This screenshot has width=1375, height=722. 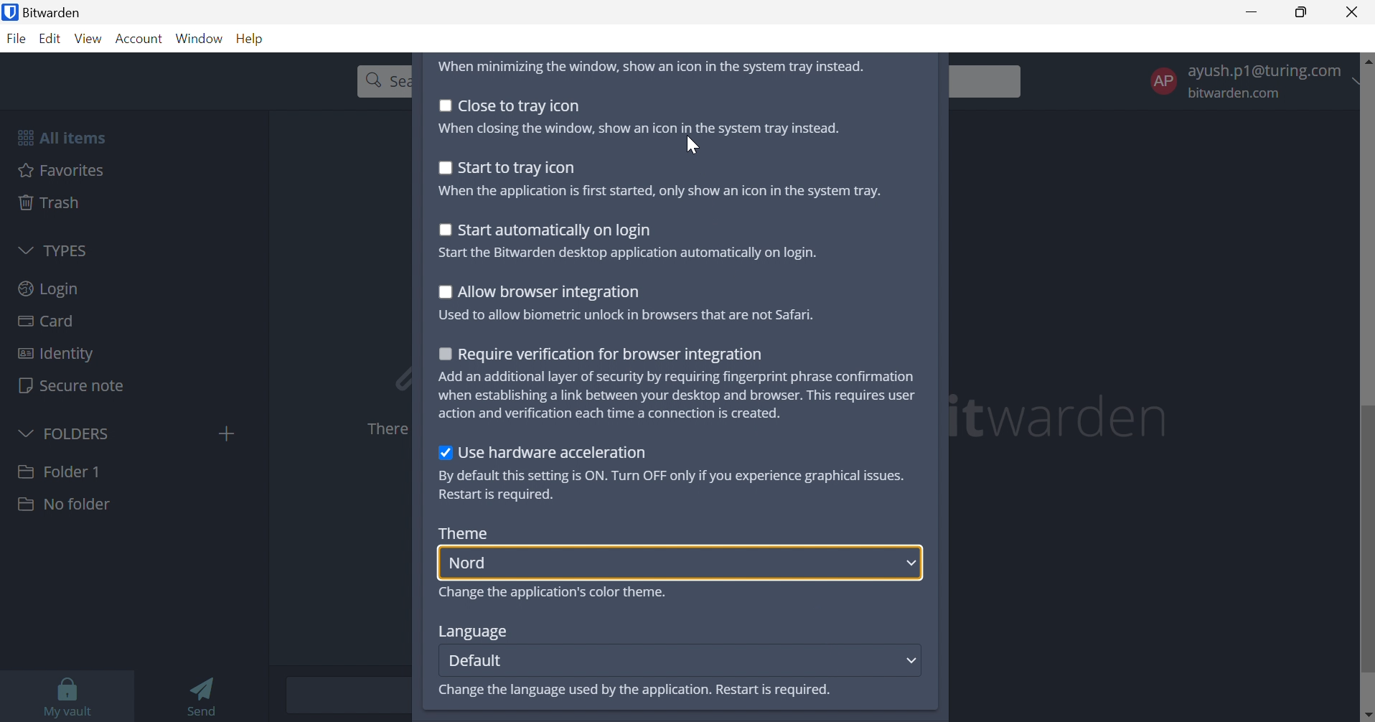 I want to click on FOLDERS, so click(x=80, y=432).